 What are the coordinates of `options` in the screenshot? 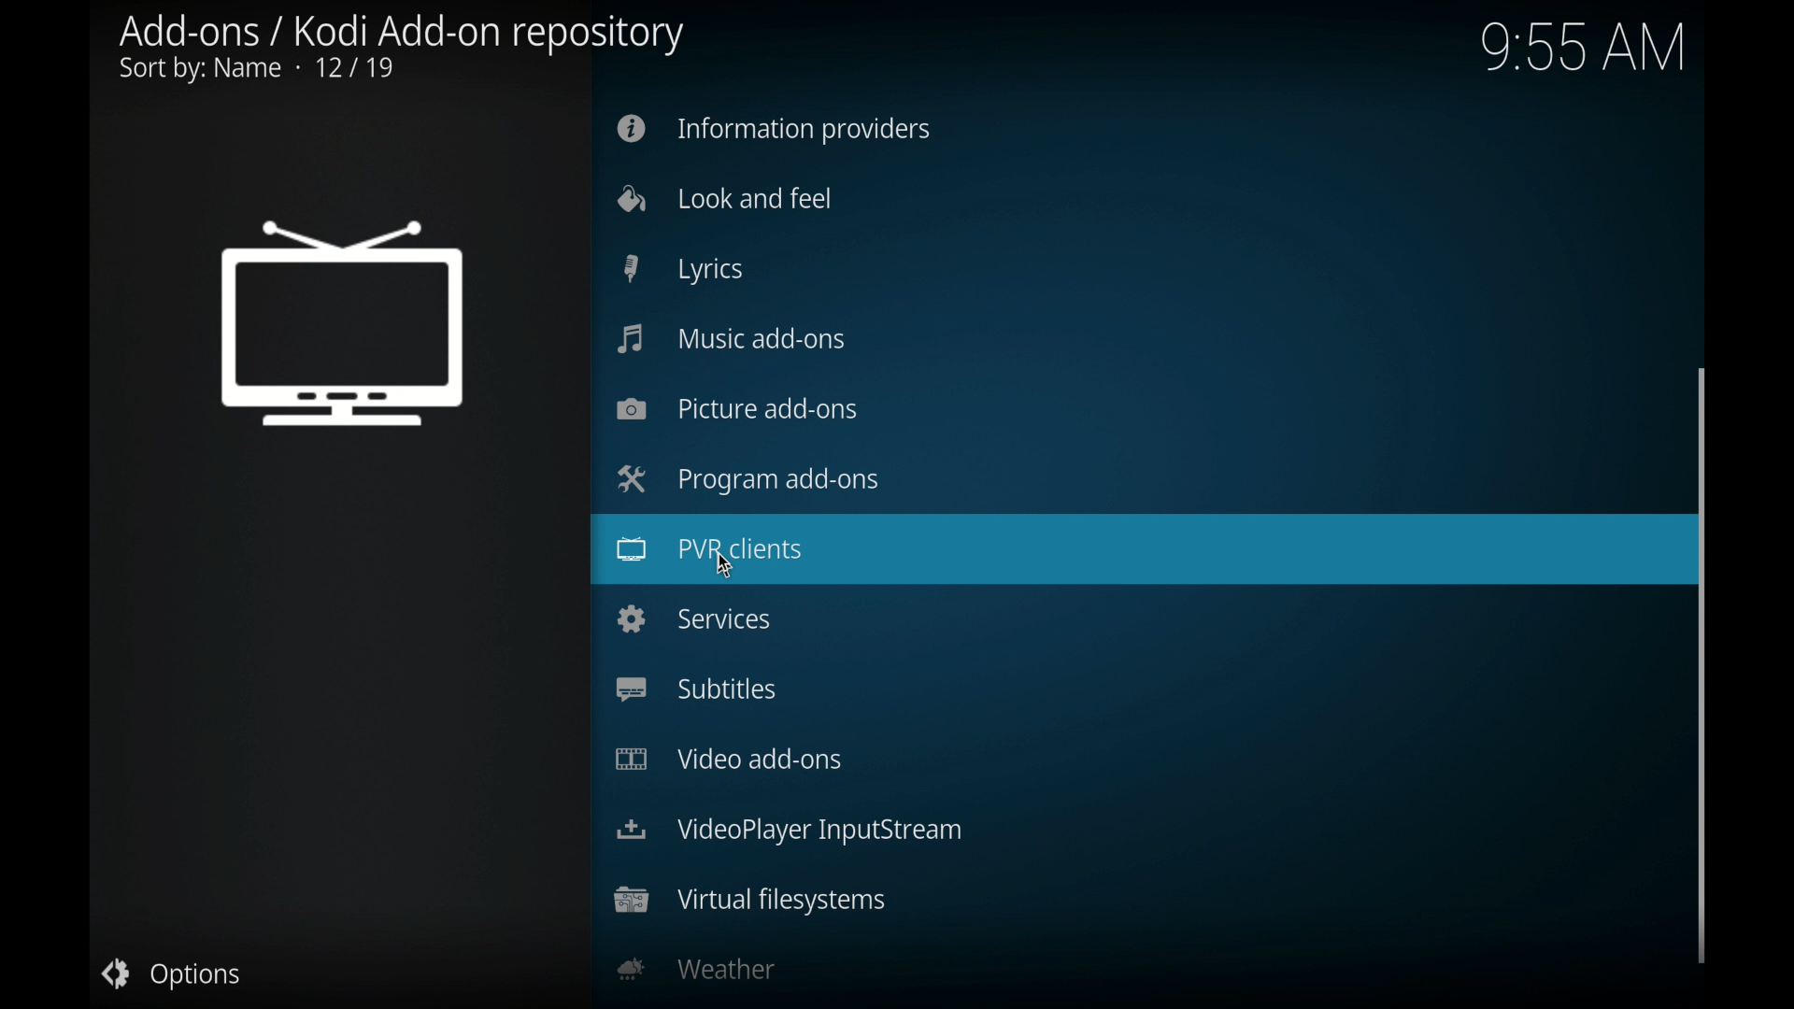 It's located at (170, 974).